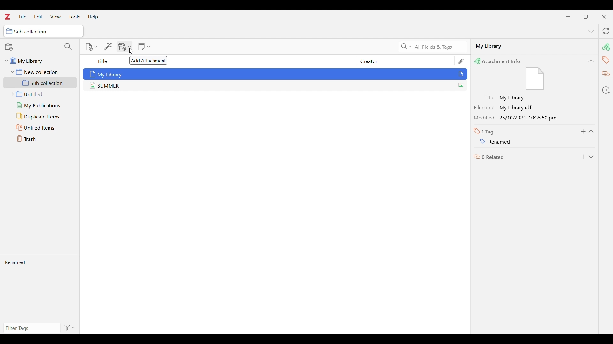 This screenshot has height=344, width=613. I want to click on My publications folder, so click(42, 105).